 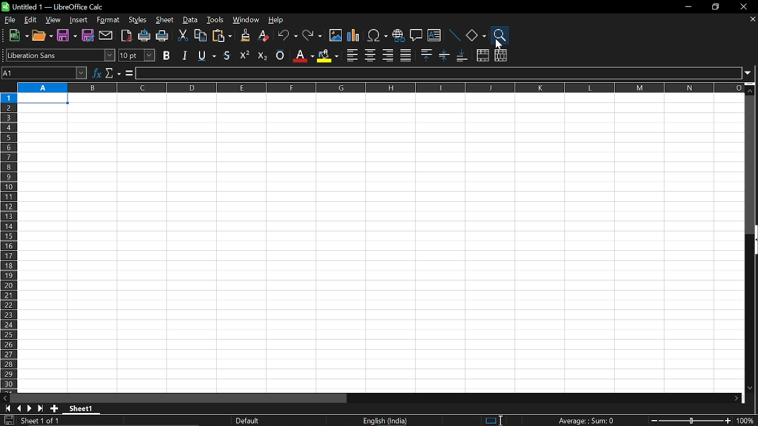 What do you see at coordinates (750, 91) in the screenshot?
I see `Move up` at bounding box center [750, 91].